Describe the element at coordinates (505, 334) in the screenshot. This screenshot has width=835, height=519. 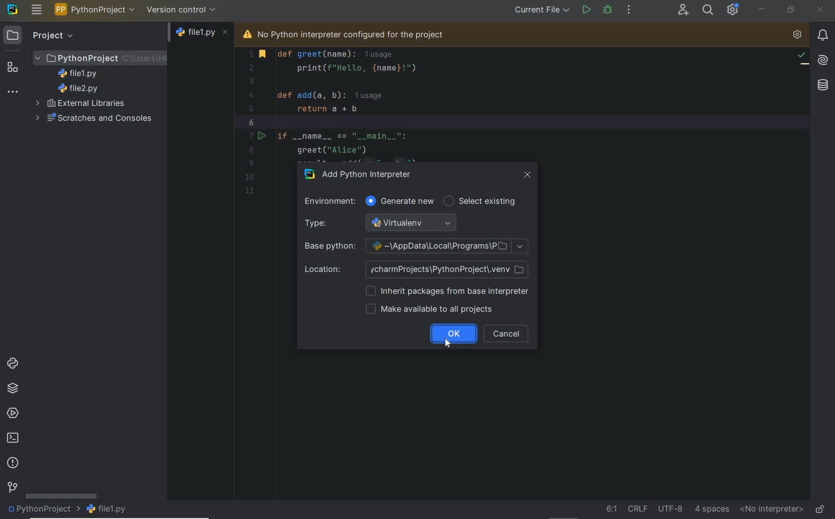
I see `cancel` at that location.